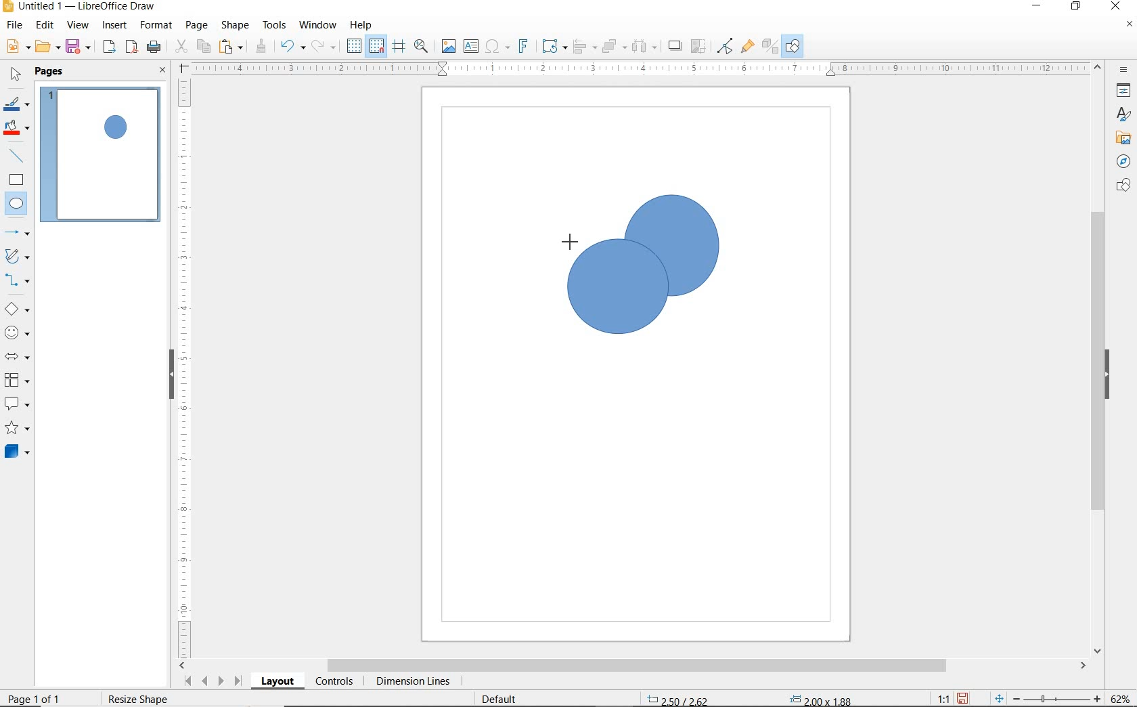 This screenshot has width=1137, height=707. Describe the element at coordinates (154, 47) in the screenshot. I see `PRINT` at that location.